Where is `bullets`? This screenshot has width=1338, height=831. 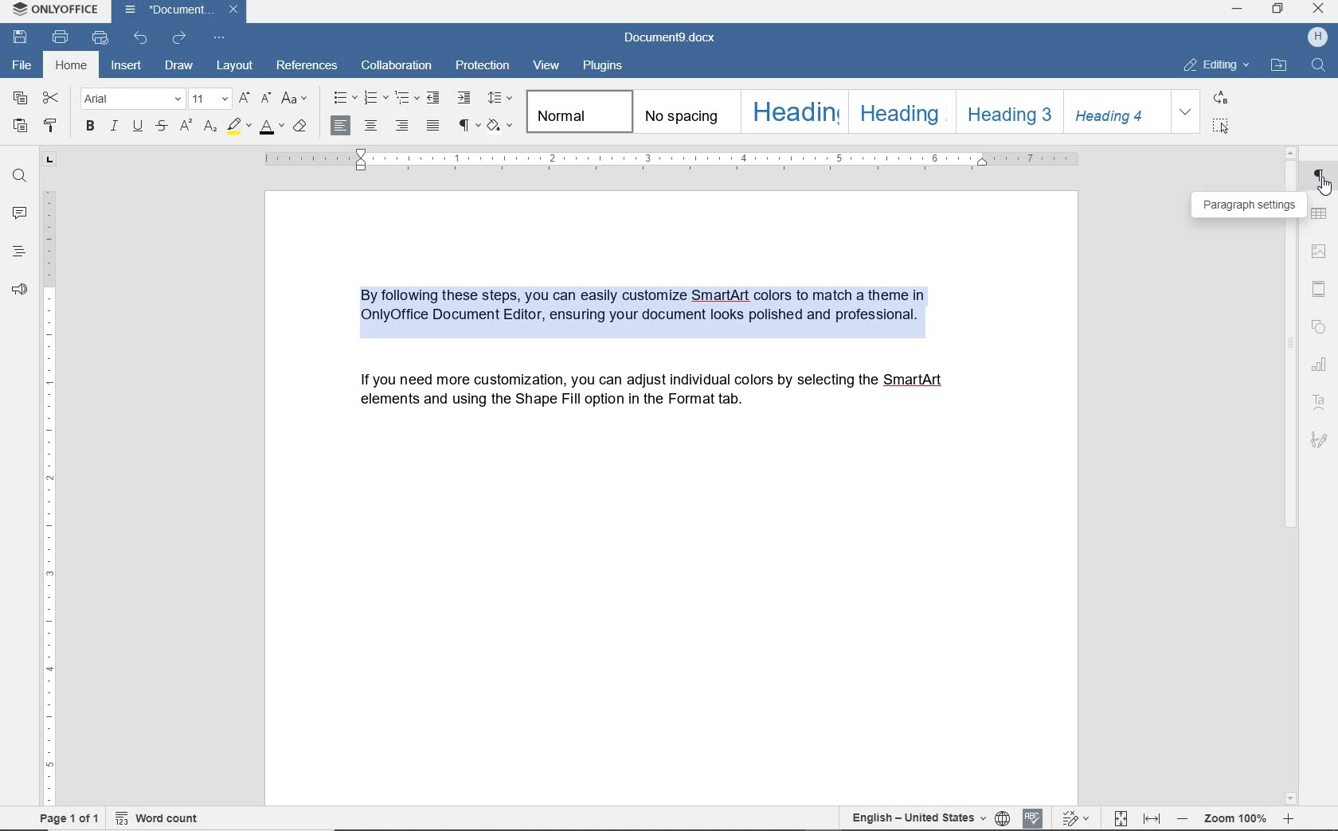 bullets is located at coordinates (343, 97).